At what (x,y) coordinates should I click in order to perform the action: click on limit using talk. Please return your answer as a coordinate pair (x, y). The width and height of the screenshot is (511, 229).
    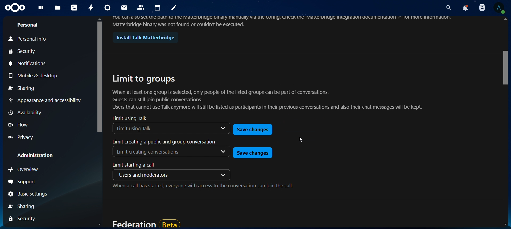
    Looking at the image, I should click on (130, 118).